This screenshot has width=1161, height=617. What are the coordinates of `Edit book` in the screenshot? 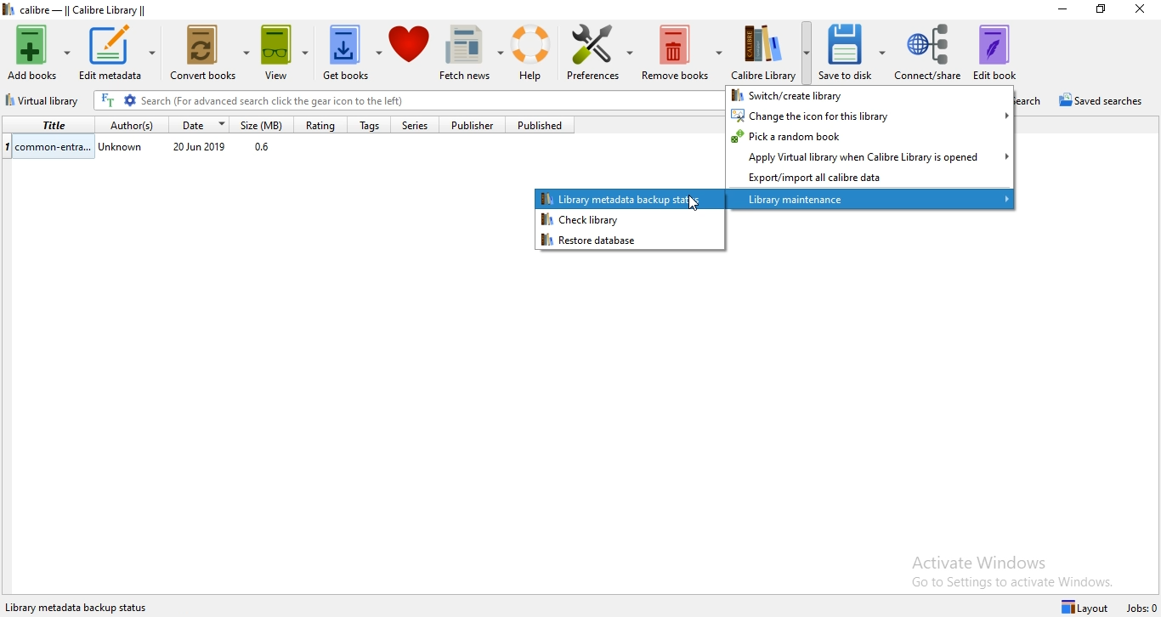 It's located at (1004, 49).